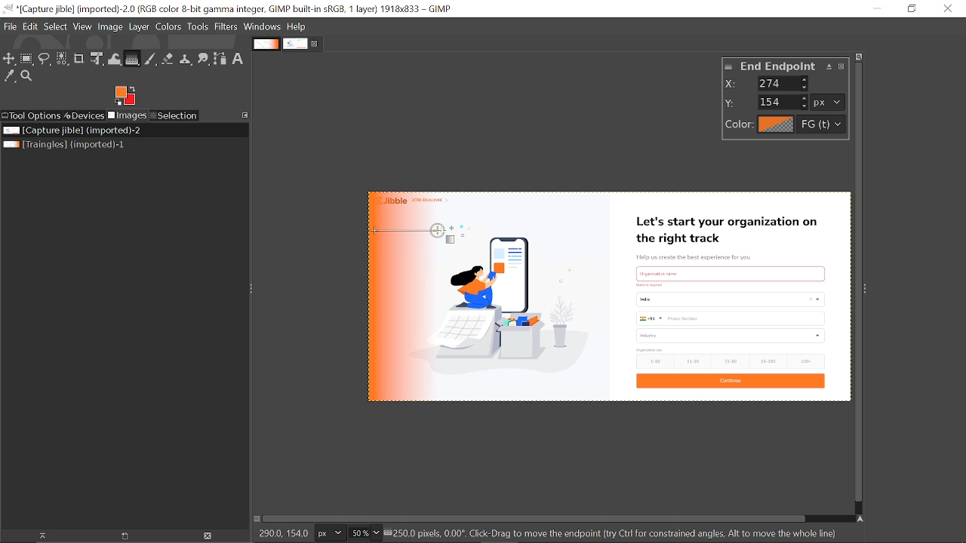  Describe the element at coordinates (220, 59) in the screenshot. I see `Path tool` at that location.